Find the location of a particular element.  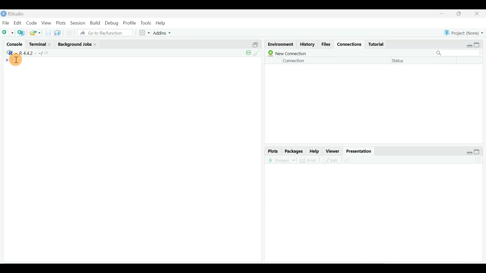

R 4.4.2 is located at coordinates (31, 53).